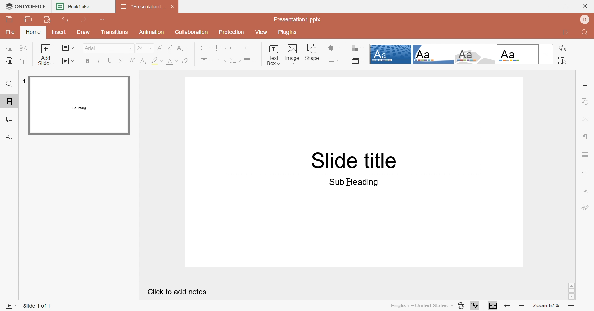  What do you see at coordinates (11, 119) in the screenshot?
I see `Comments` at bounding box center [11, 119].